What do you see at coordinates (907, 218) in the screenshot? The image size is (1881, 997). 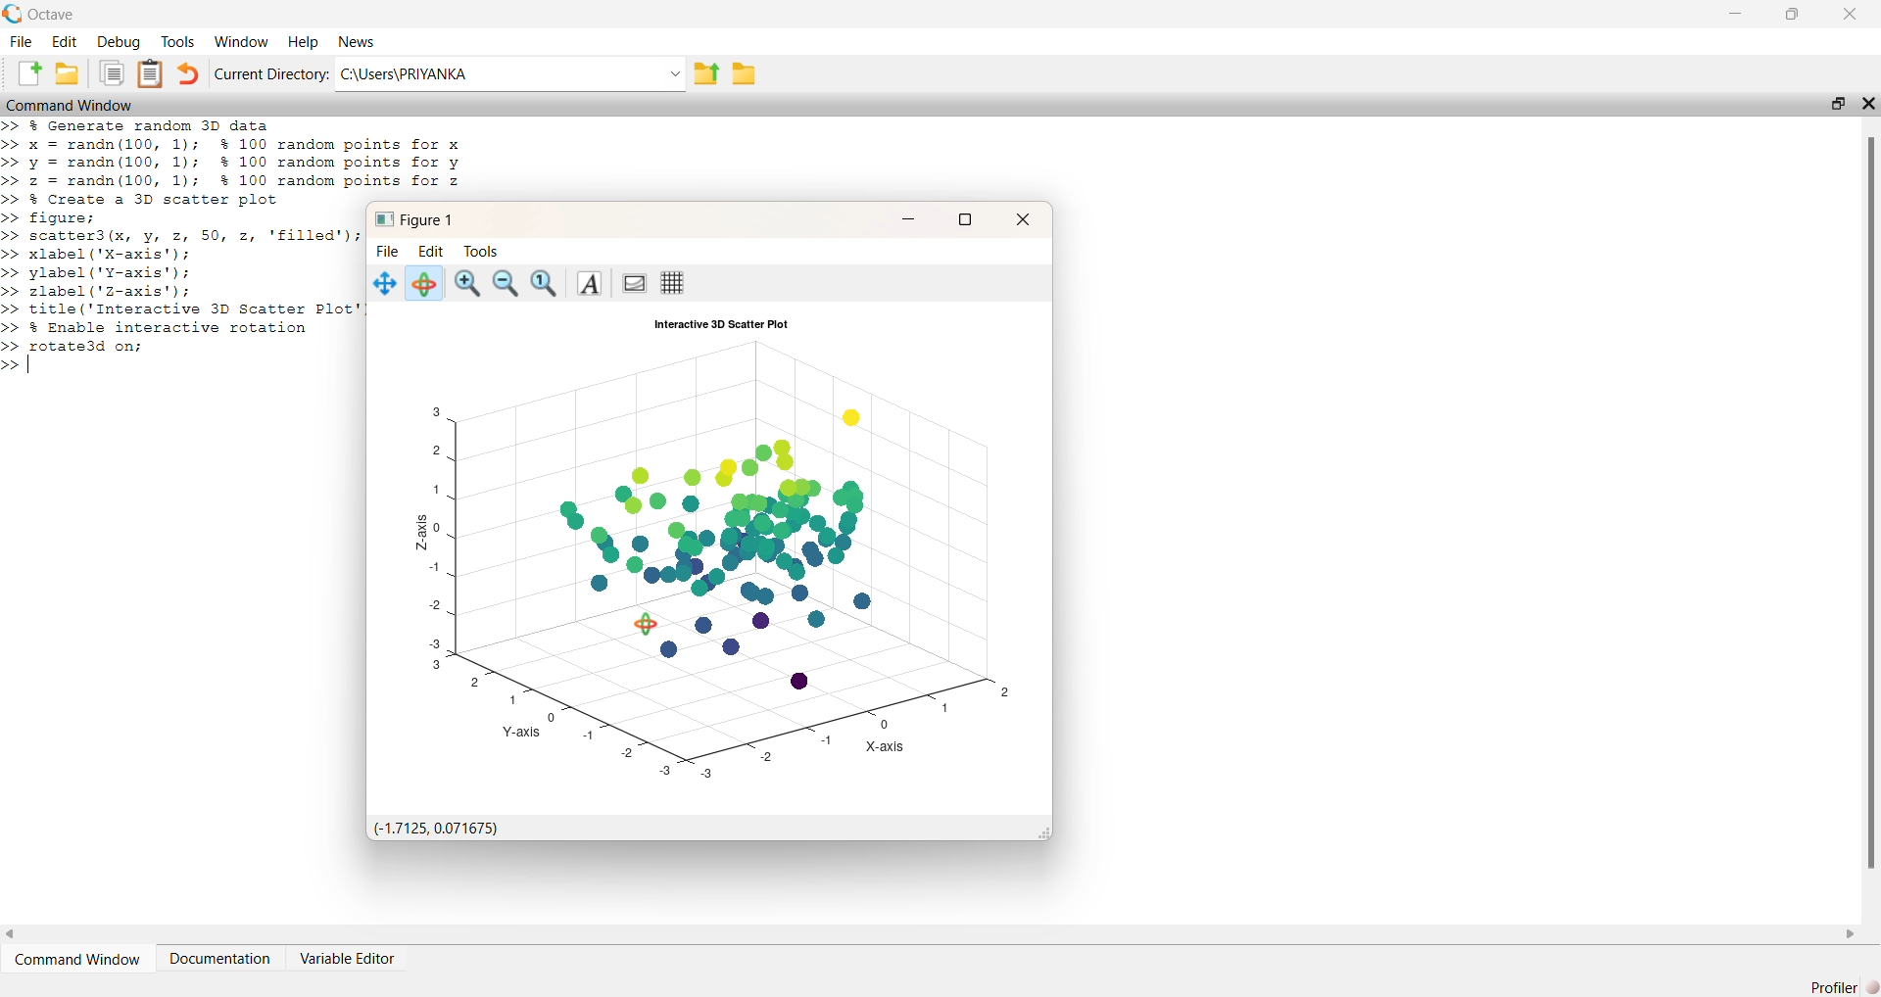 I see `minimize` at bounding box center [907, 218].